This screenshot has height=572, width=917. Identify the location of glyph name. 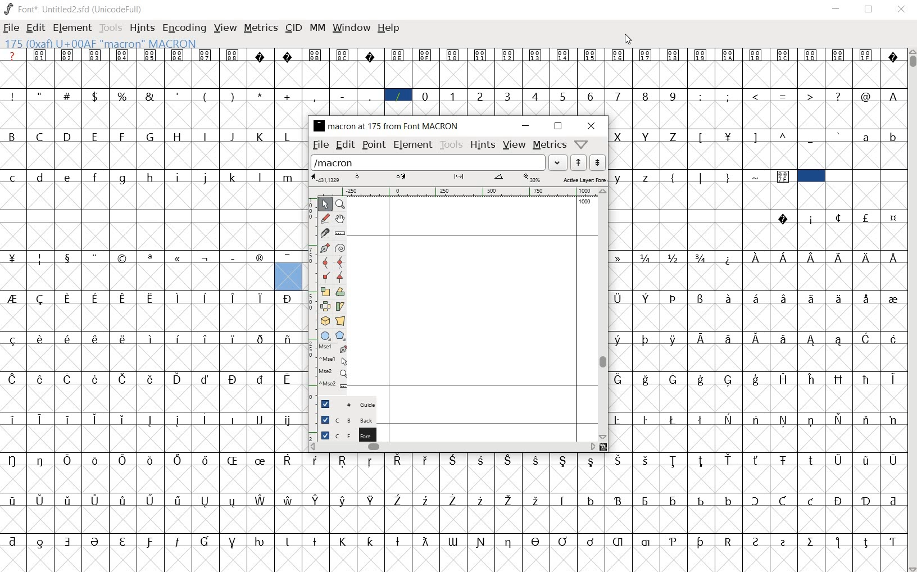
(388, 126).